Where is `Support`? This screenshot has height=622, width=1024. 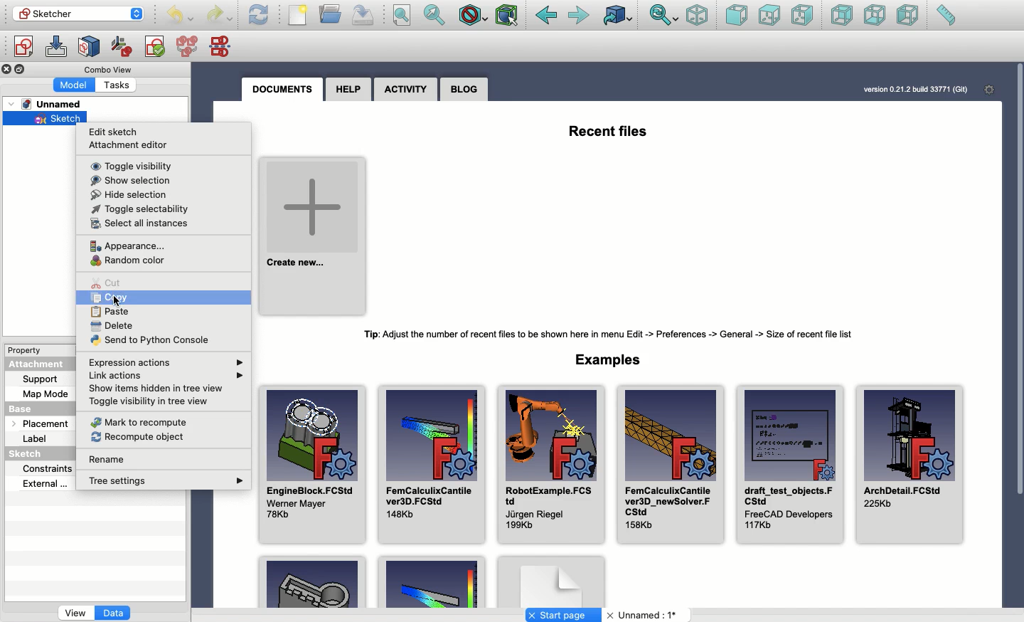
Support is located at coordinates (47, 379).